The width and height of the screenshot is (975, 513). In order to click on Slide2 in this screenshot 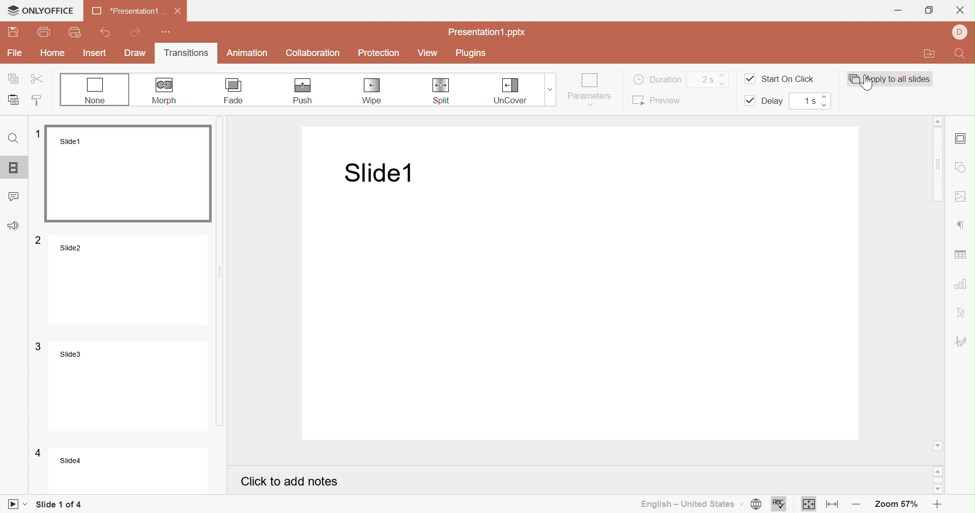, I will do `click(130, 278)`.